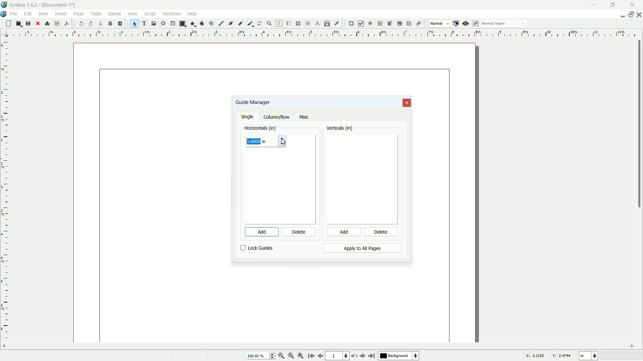  Describe the element at coordinates (309, 23) in the screenshot. I see `unlink text frames` at that location.